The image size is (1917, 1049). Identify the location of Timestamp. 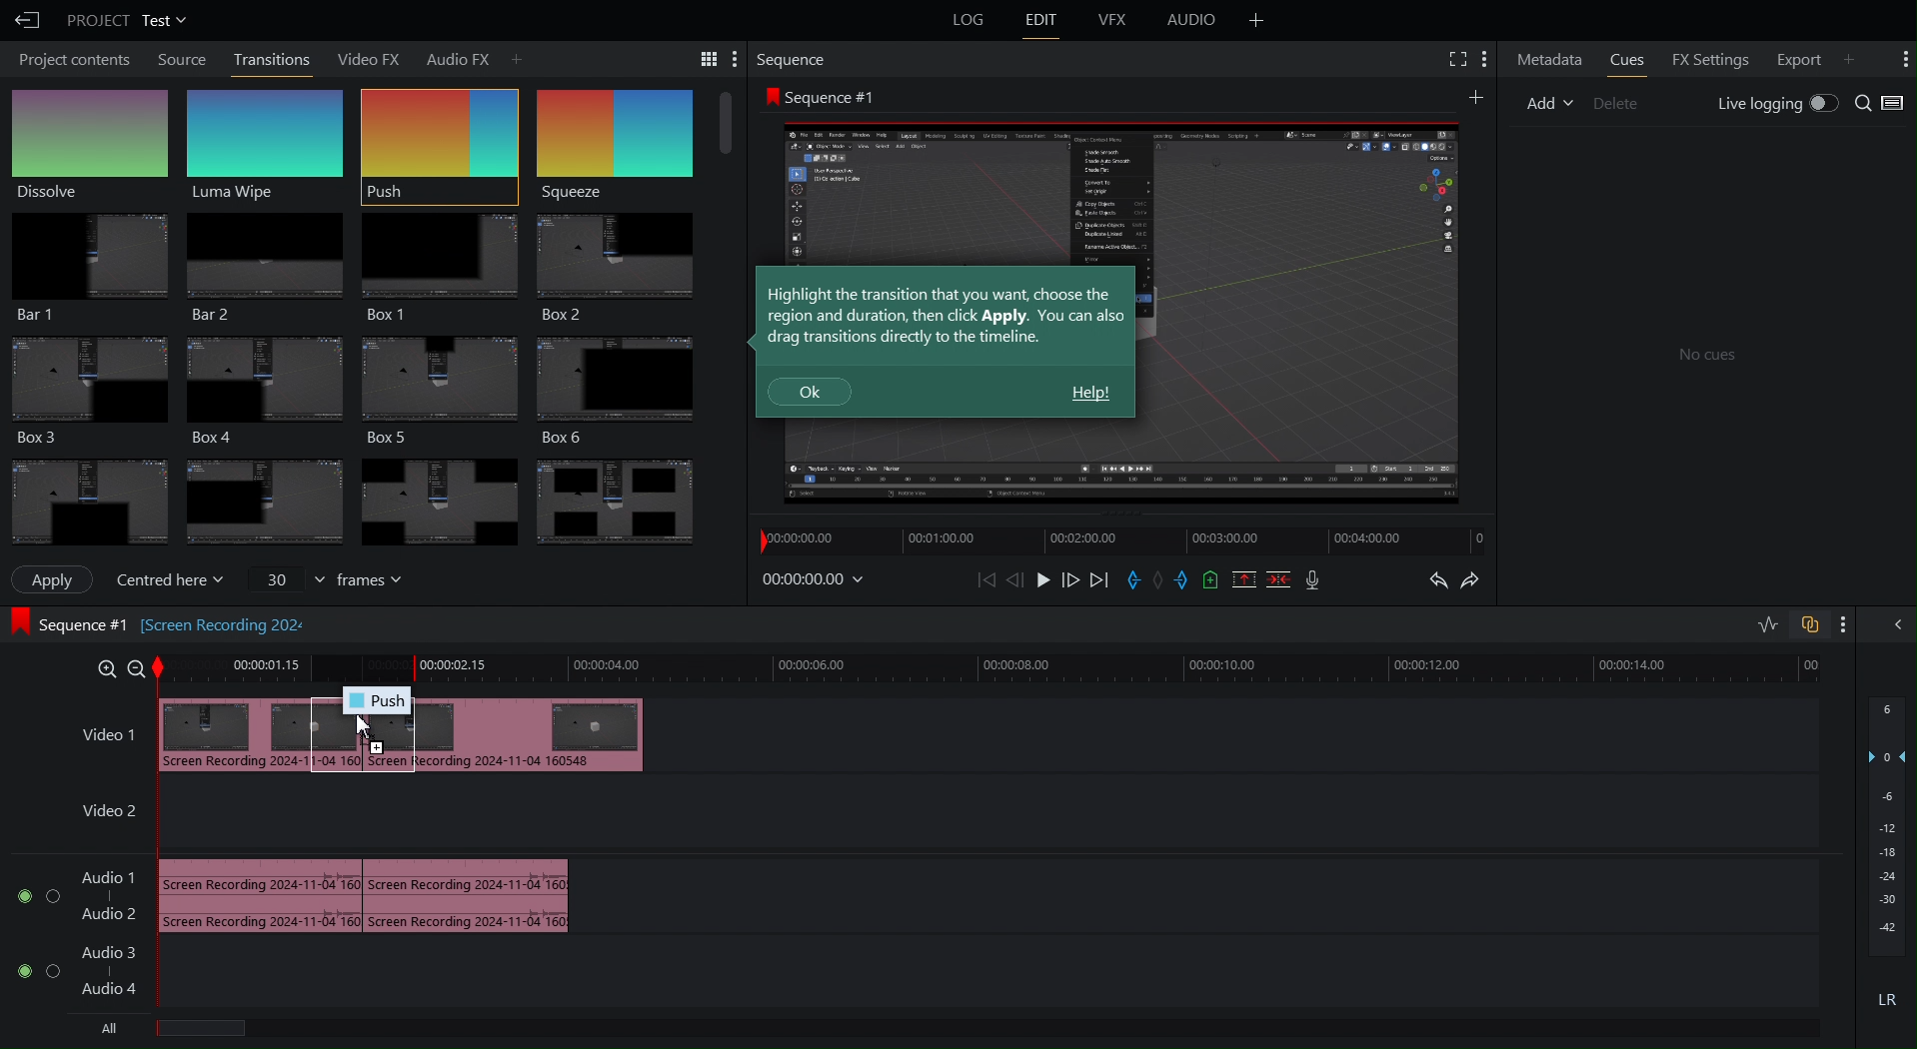
(814, 578).